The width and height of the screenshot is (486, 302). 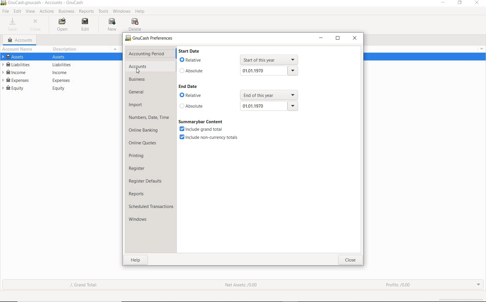 I want to click on , so click(x=66, y=57).